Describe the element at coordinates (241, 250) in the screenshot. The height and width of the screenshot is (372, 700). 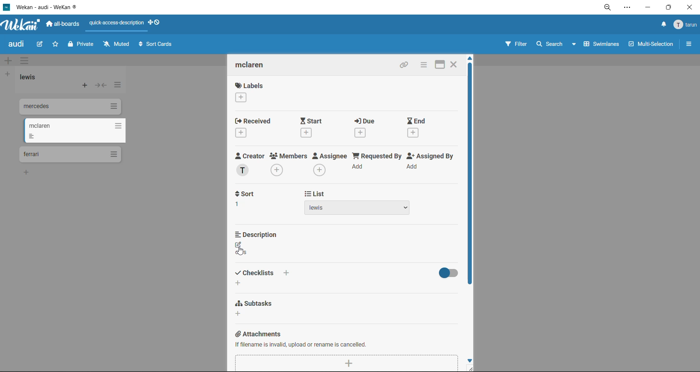
I see `cursor` at that location.